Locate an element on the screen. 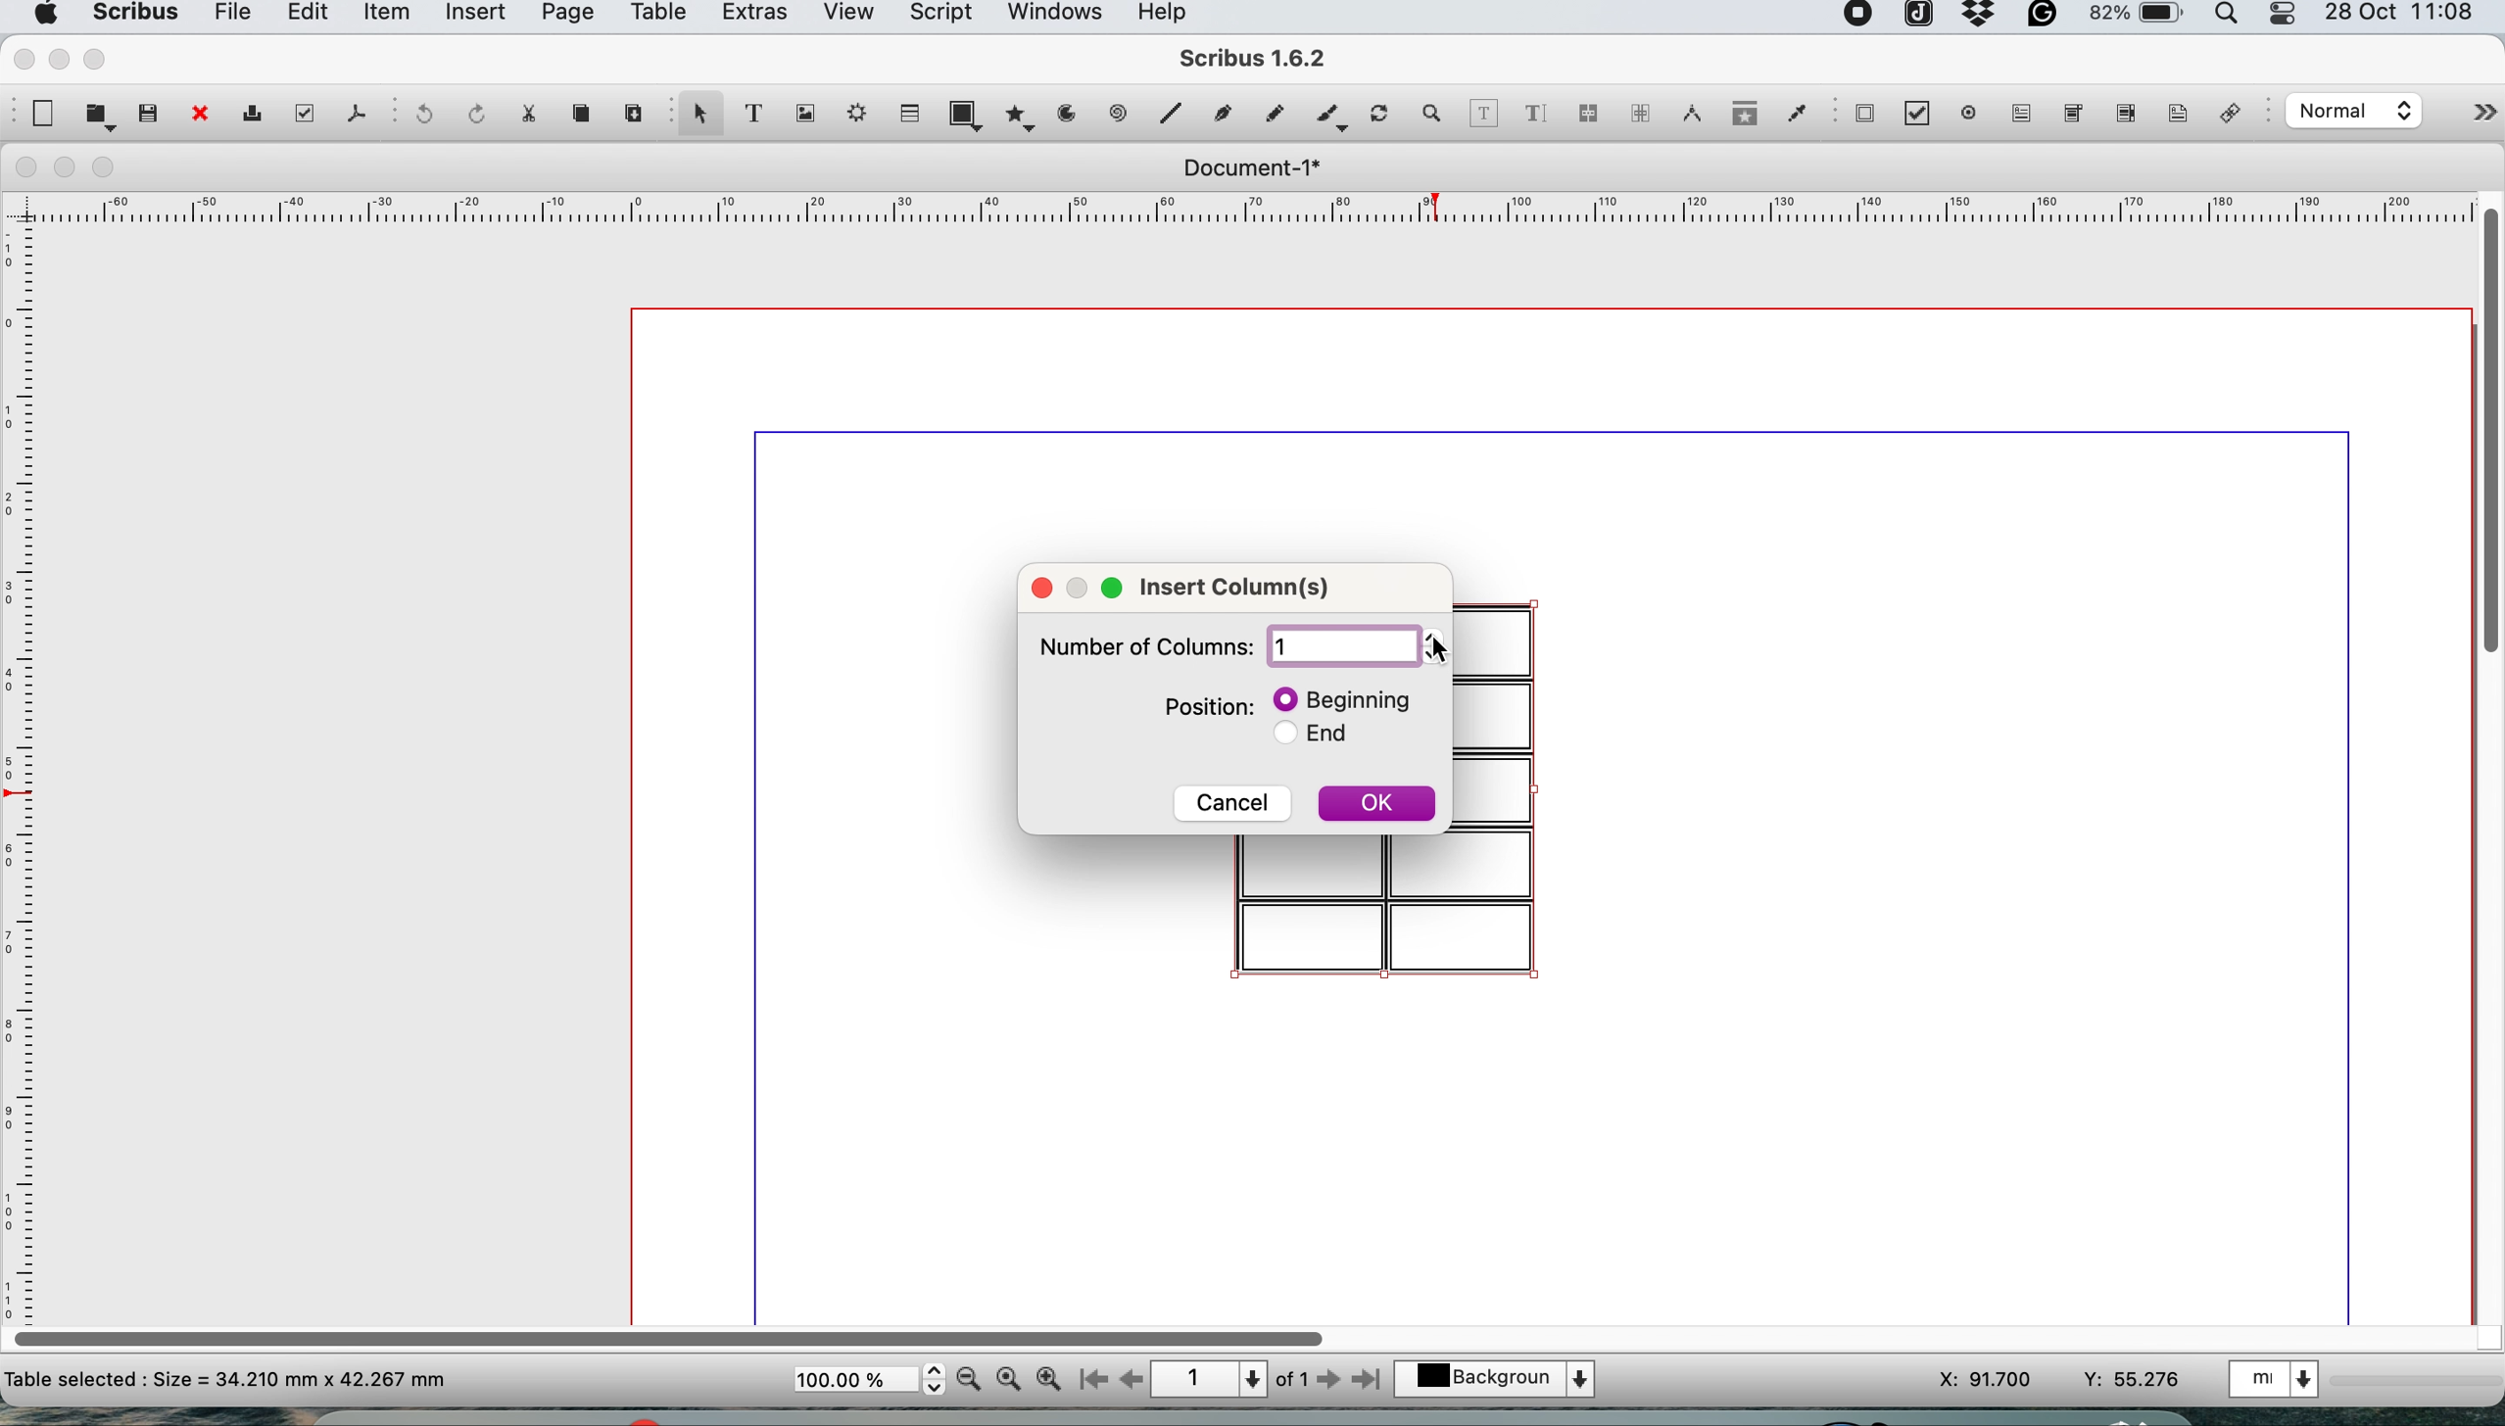  extras is located at coordinates (749, 18).